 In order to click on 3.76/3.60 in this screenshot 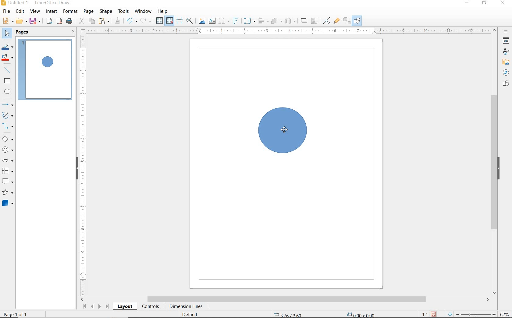, I will do `click(290, 315)`.